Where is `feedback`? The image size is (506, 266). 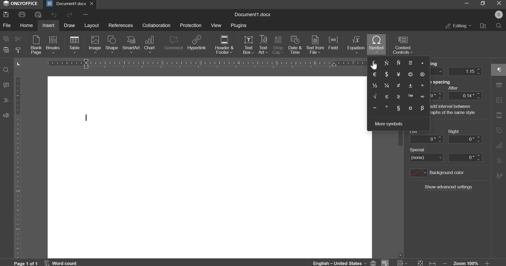 feedback is located at coordinates (6, 115).